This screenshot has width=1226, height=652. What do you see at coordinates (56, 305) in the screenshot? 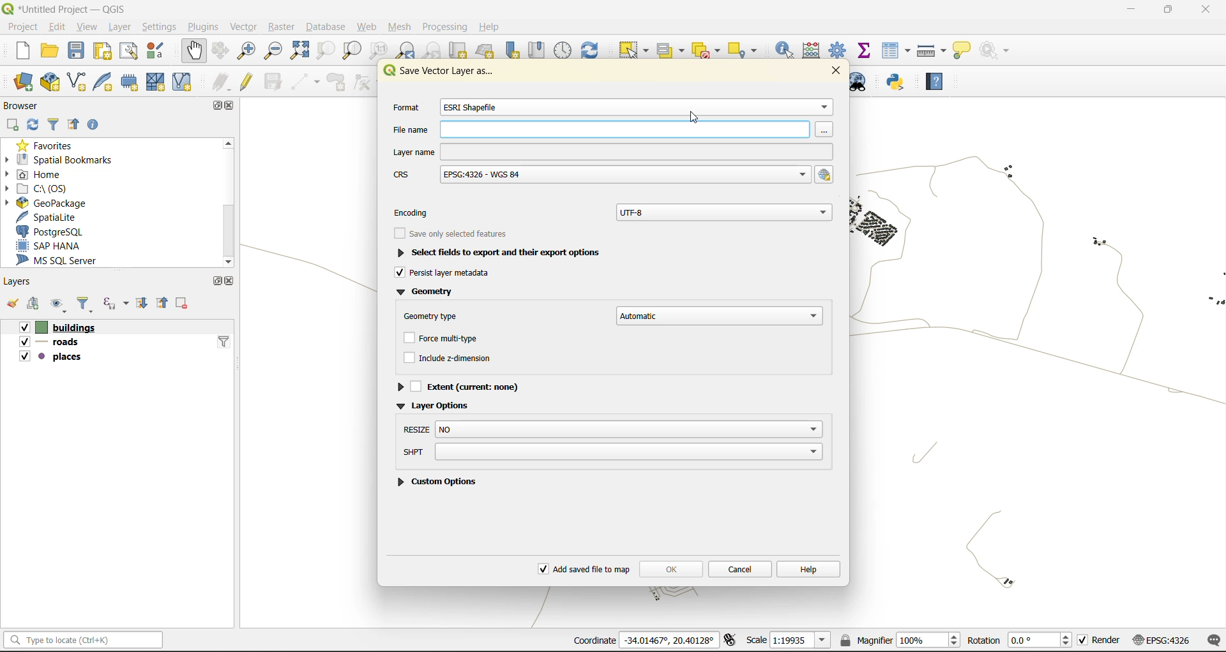
I see `manage map` at bounding box center [56, 305].